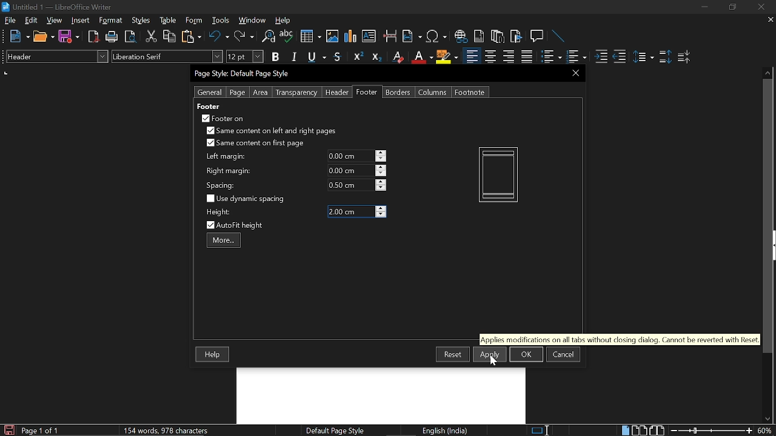 This screenshot has width=776, height=436. I want to click on Insert field, so click(412, 37).